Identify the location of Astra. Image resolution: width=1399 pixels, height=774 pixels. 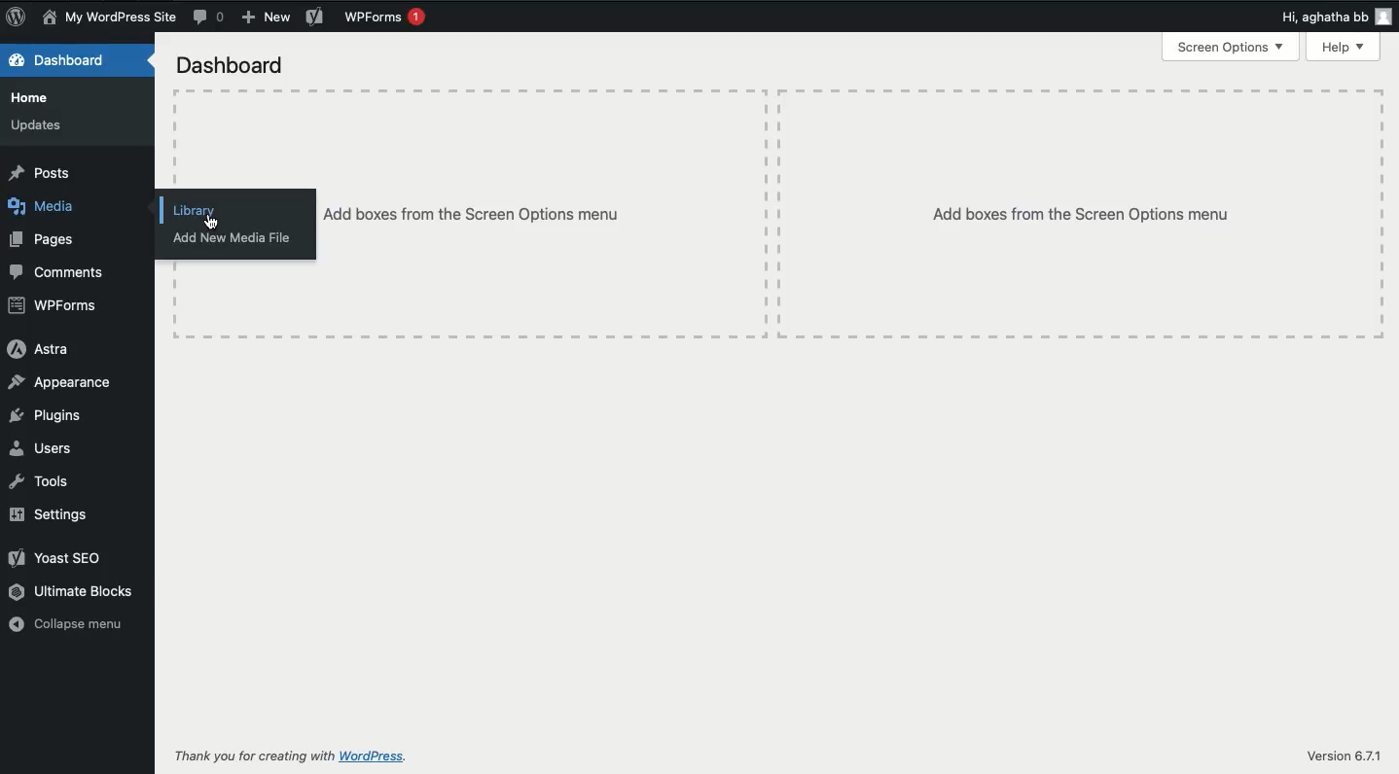
(37, 349).